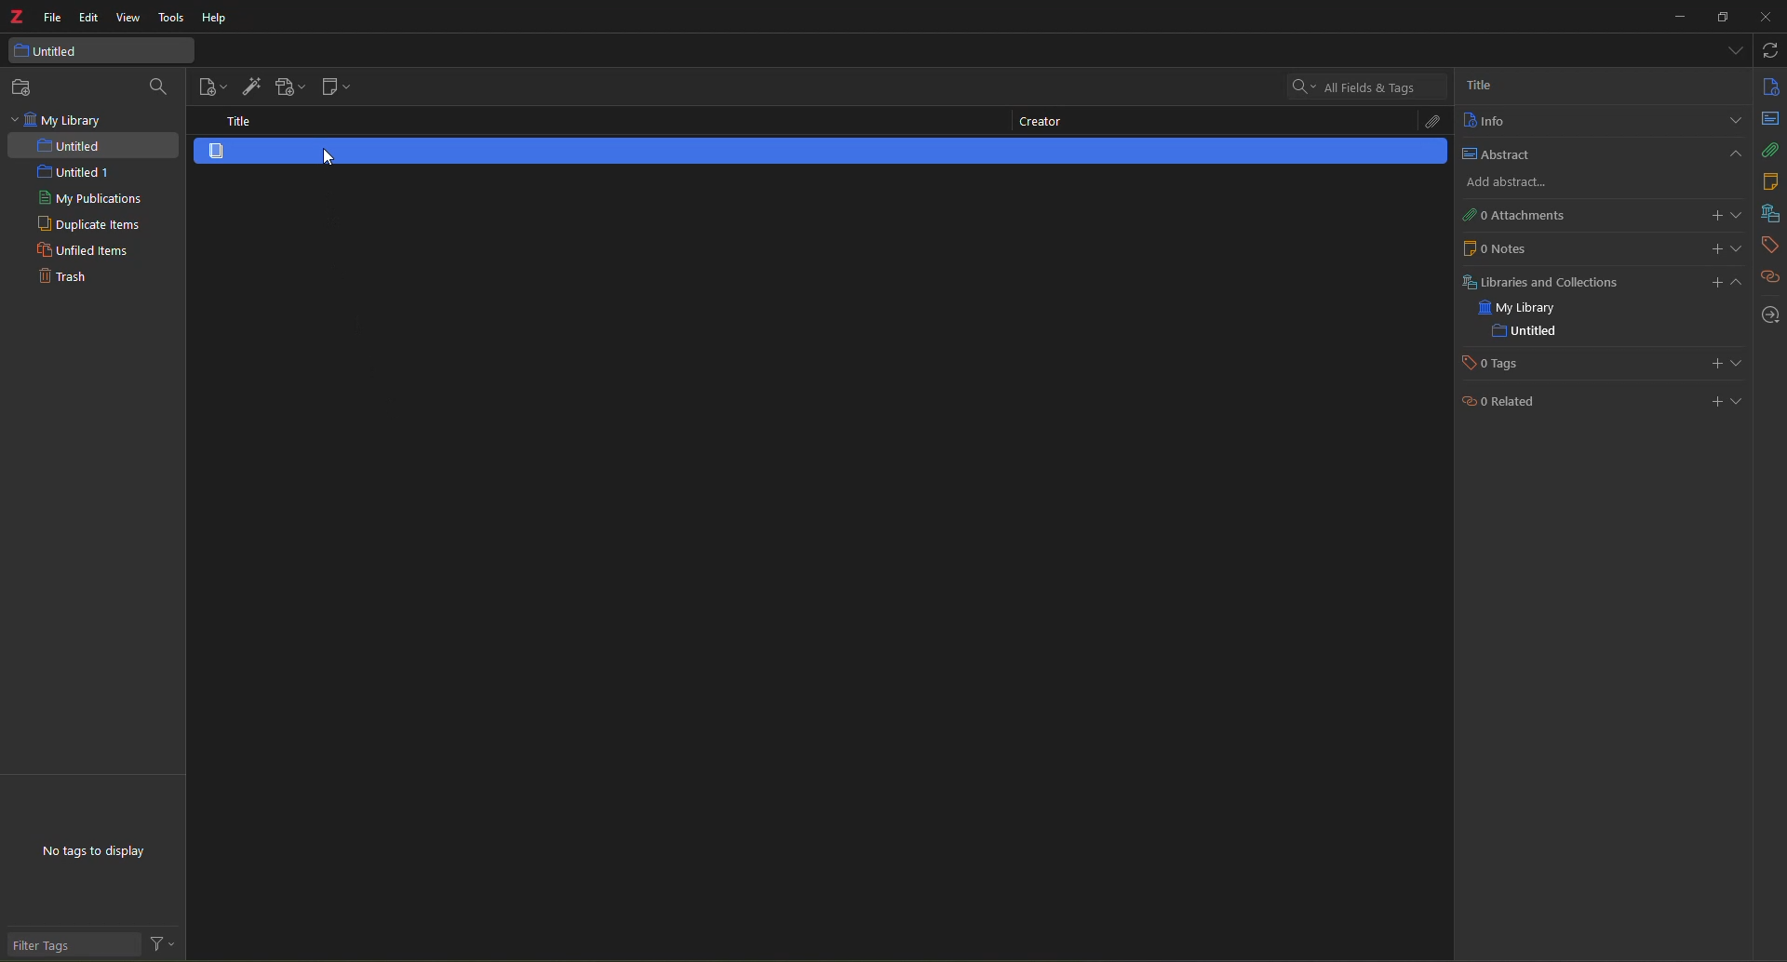 The height and width of the screenshot is (962, 1787). Describe the element at coordinates (17, 20) in the screenshot. I see `z` at that location.